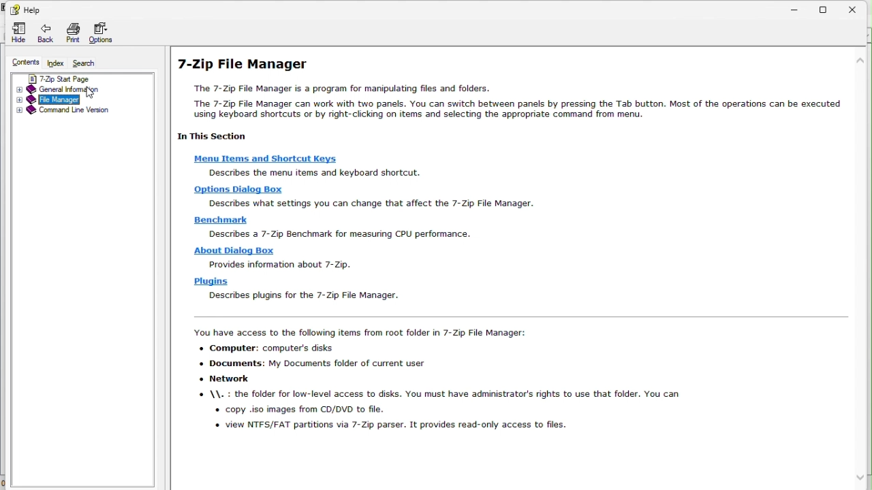 The width and height of the screenshot is (872, 490). I want to click on File manager, so click(60, 100).